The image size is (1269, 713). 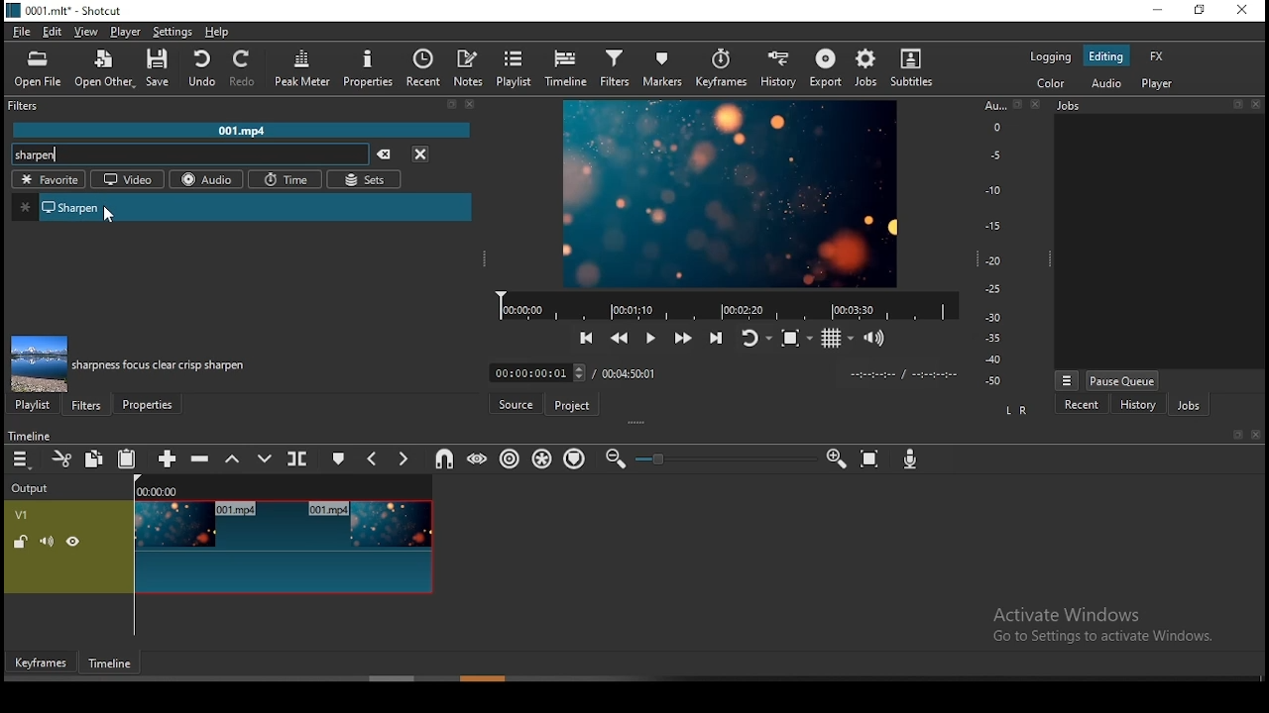 What do you see at coordinates (67, 10) in the screenshot?
I see `0001. mit" - Shotcut` at bounding box center [67, 10].